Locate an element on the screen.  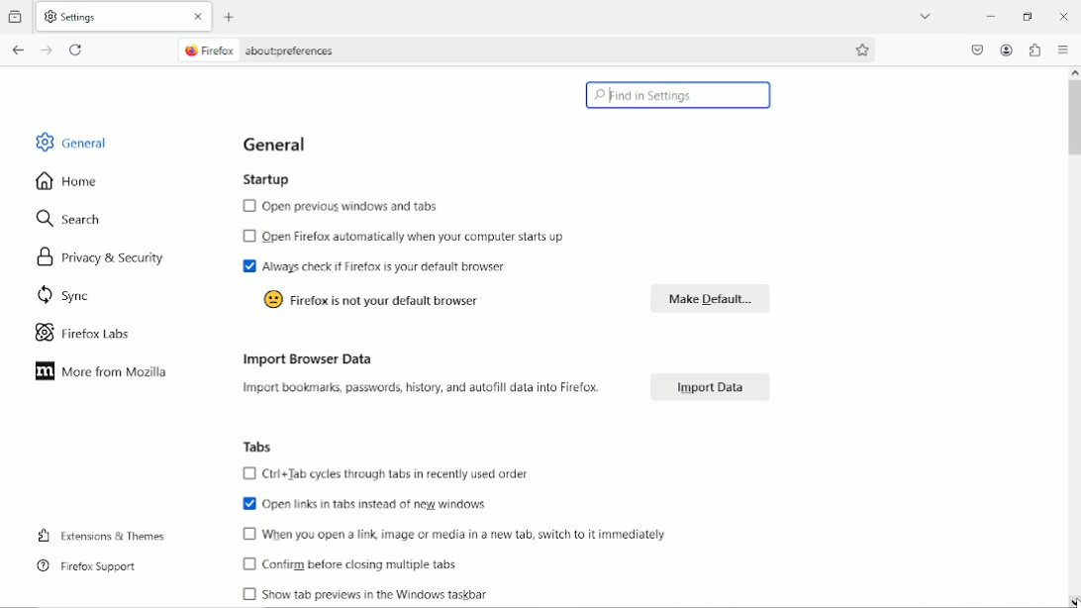
home is located at coordinates (66, 182).